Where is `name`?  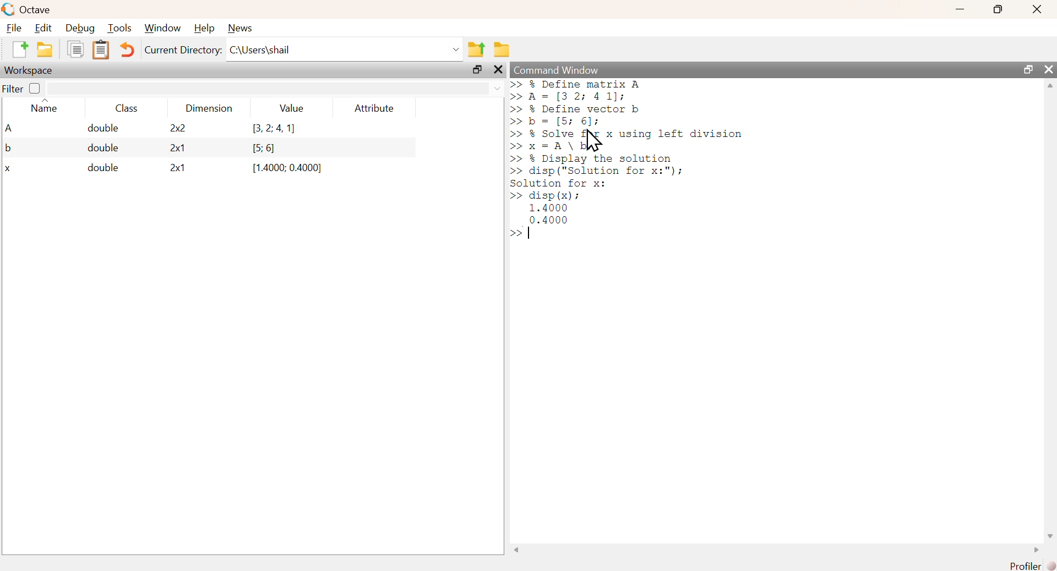 name is located at coordinates (42, 108).